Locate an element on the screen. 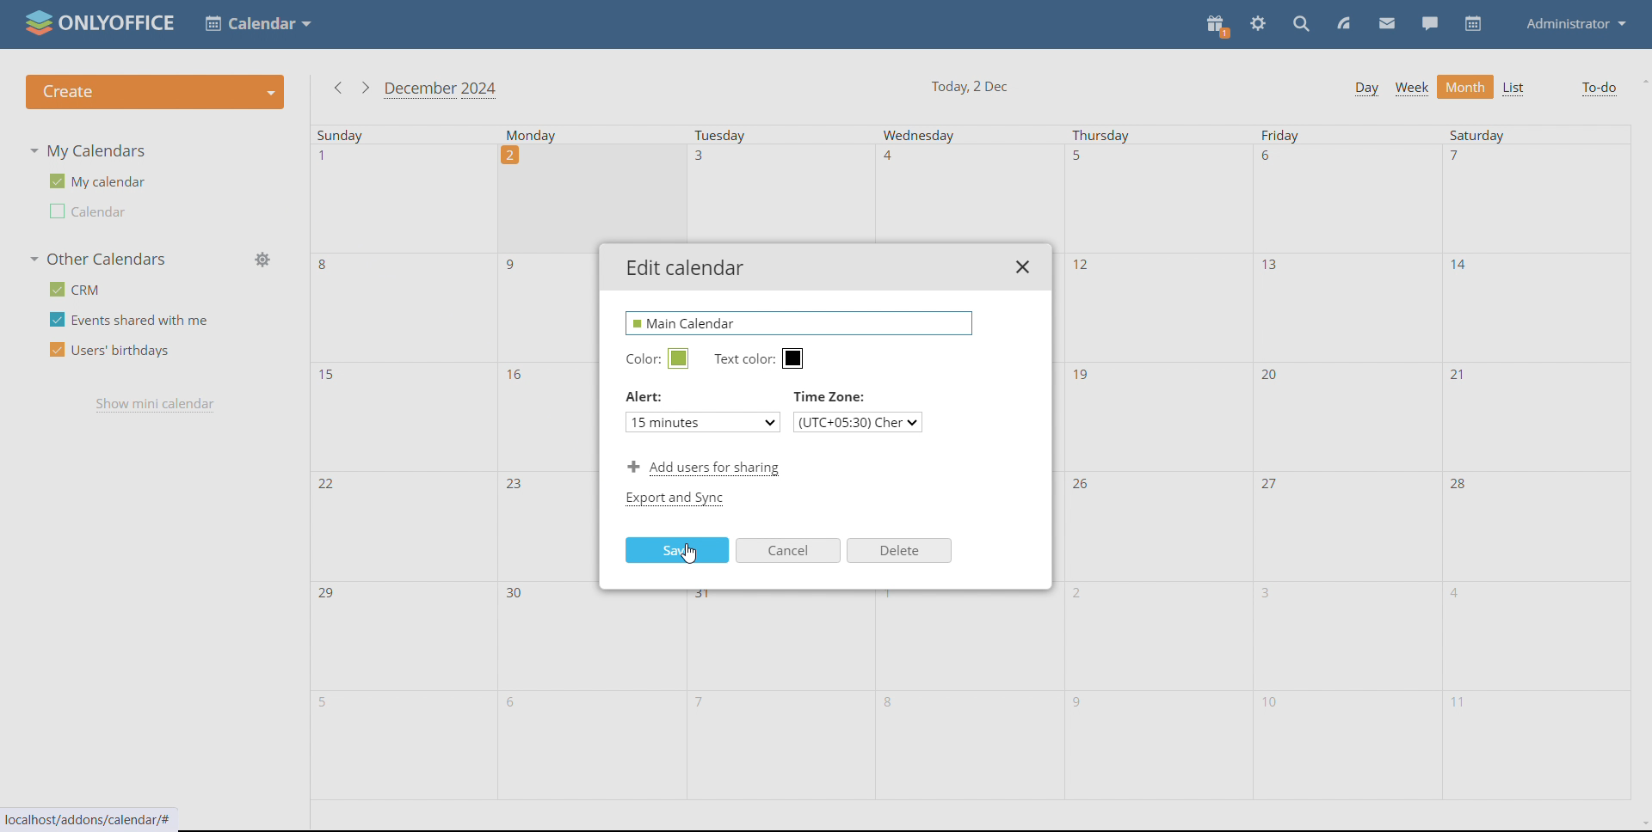 This screenshot has width=1652, height=832.  is located at coordinates (591, 193).